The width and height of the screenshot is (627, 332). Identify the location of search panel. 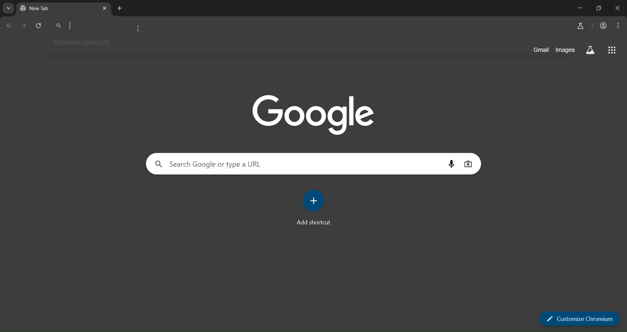
(302, 26).